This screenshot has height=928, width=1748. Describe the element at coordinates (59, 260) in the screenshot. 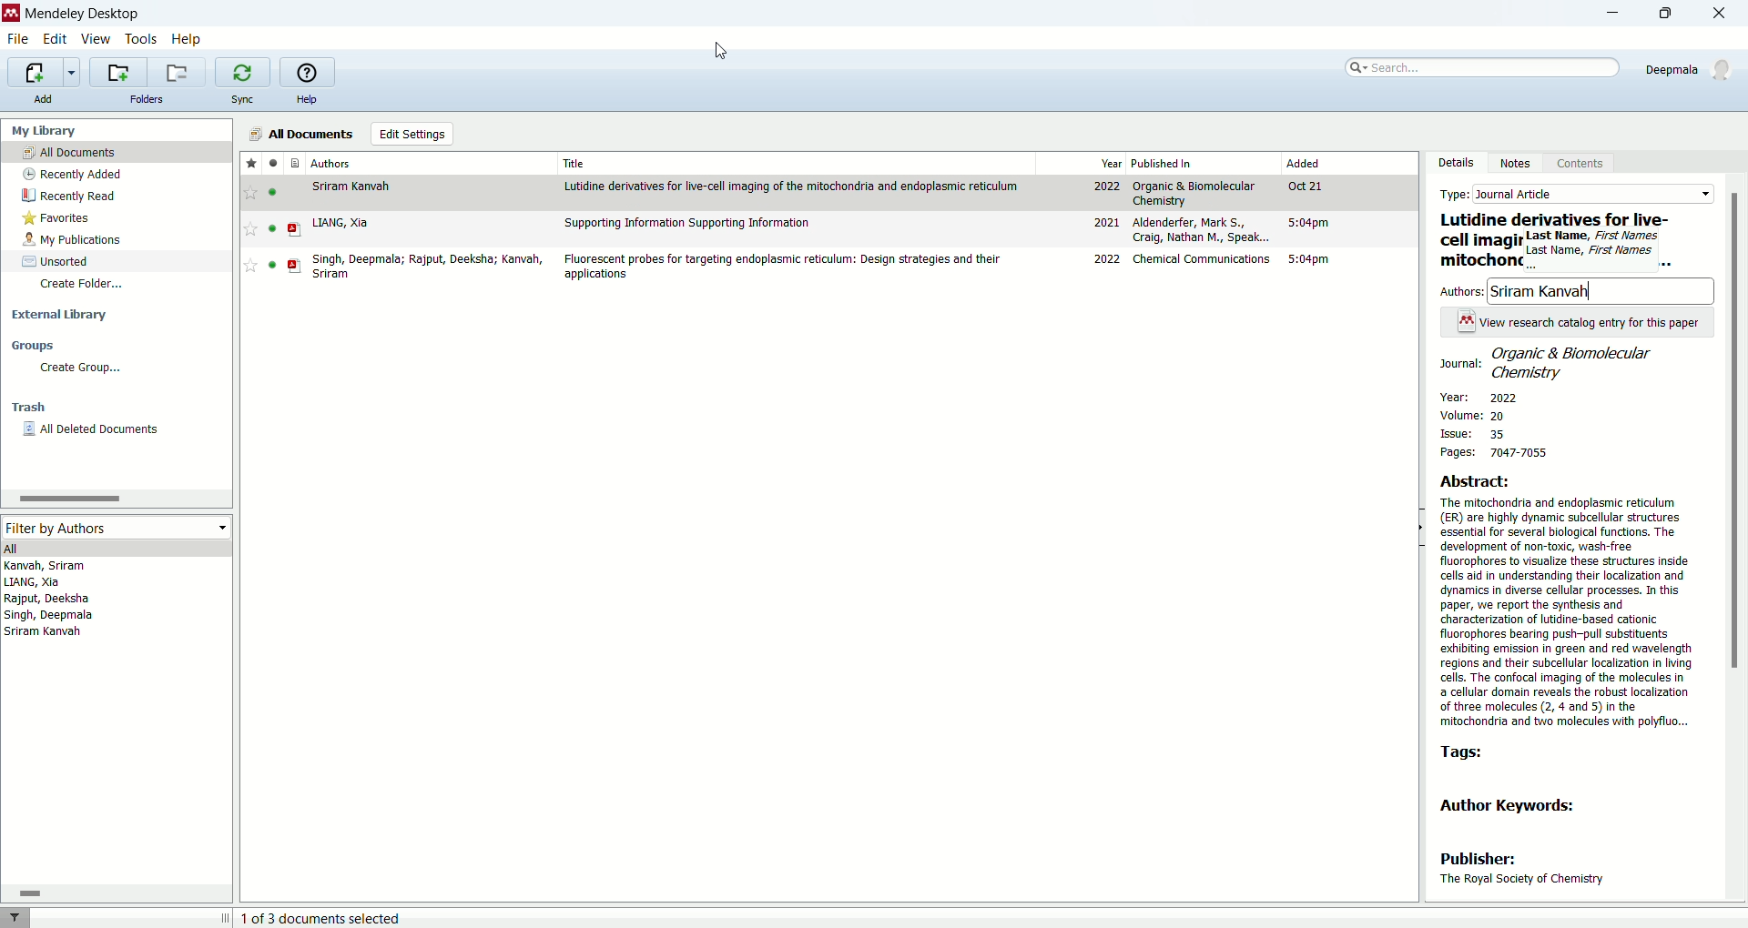

I see `unsorted` at that location.